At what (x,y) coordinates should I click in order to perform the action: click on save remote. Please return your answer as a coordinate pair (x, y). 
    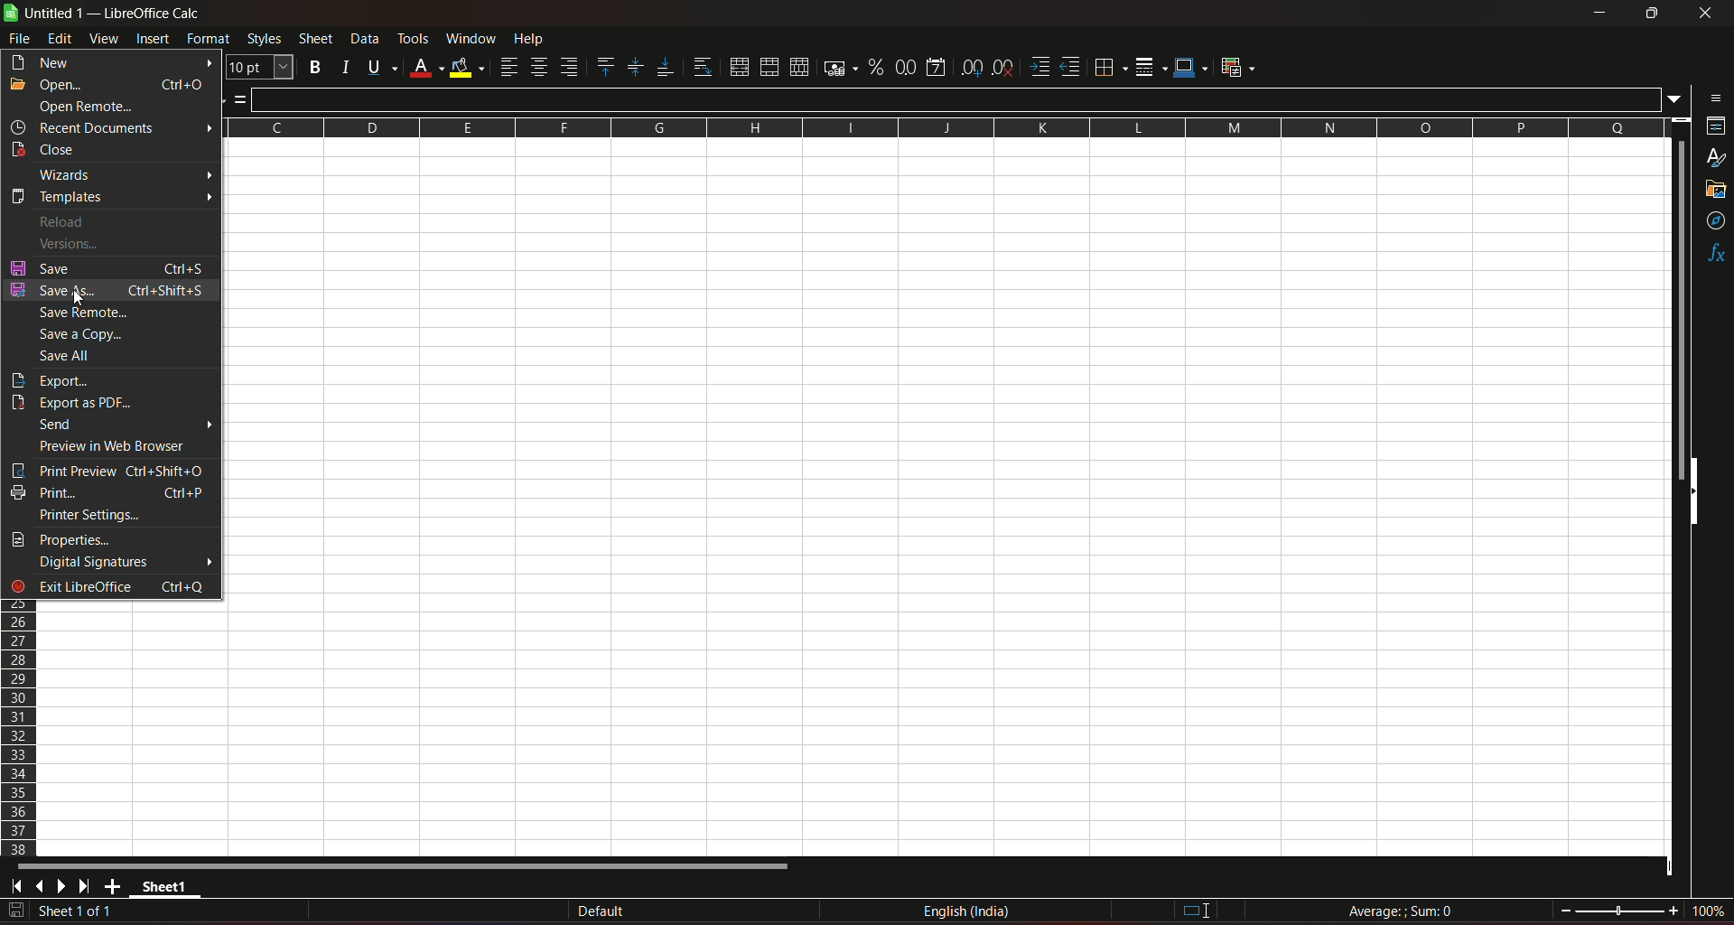
    Looking at the image, I should click on (85, 314).